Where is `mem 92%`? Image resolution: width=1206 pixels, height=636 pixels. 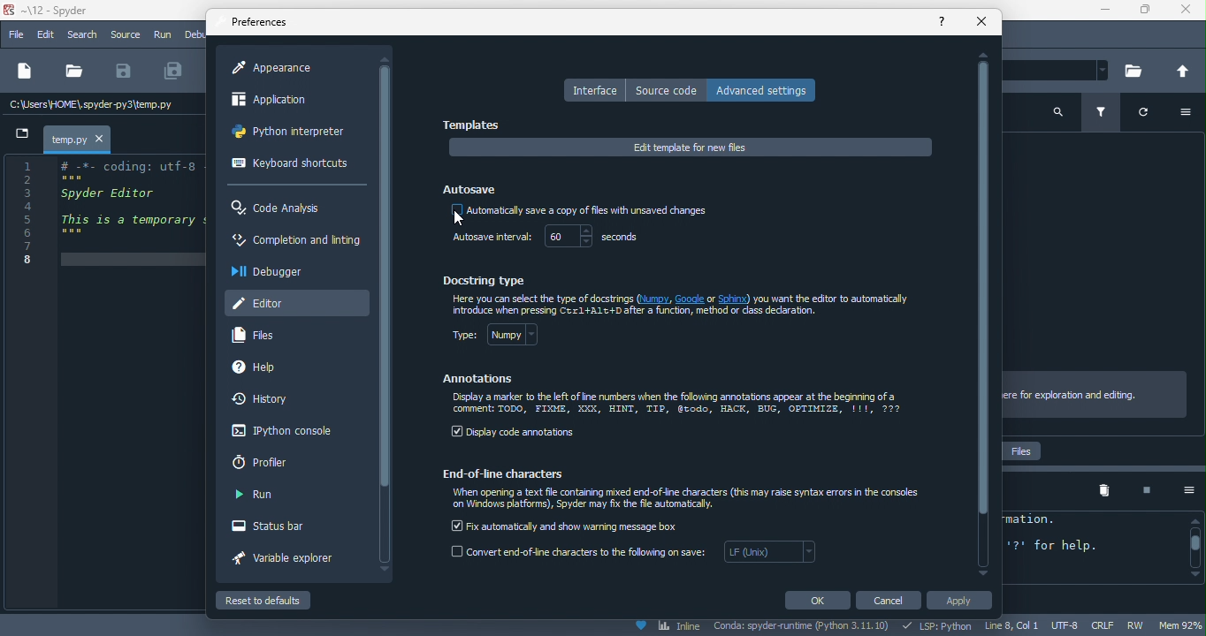
mem 92% is located at coordinates (1182, 625).